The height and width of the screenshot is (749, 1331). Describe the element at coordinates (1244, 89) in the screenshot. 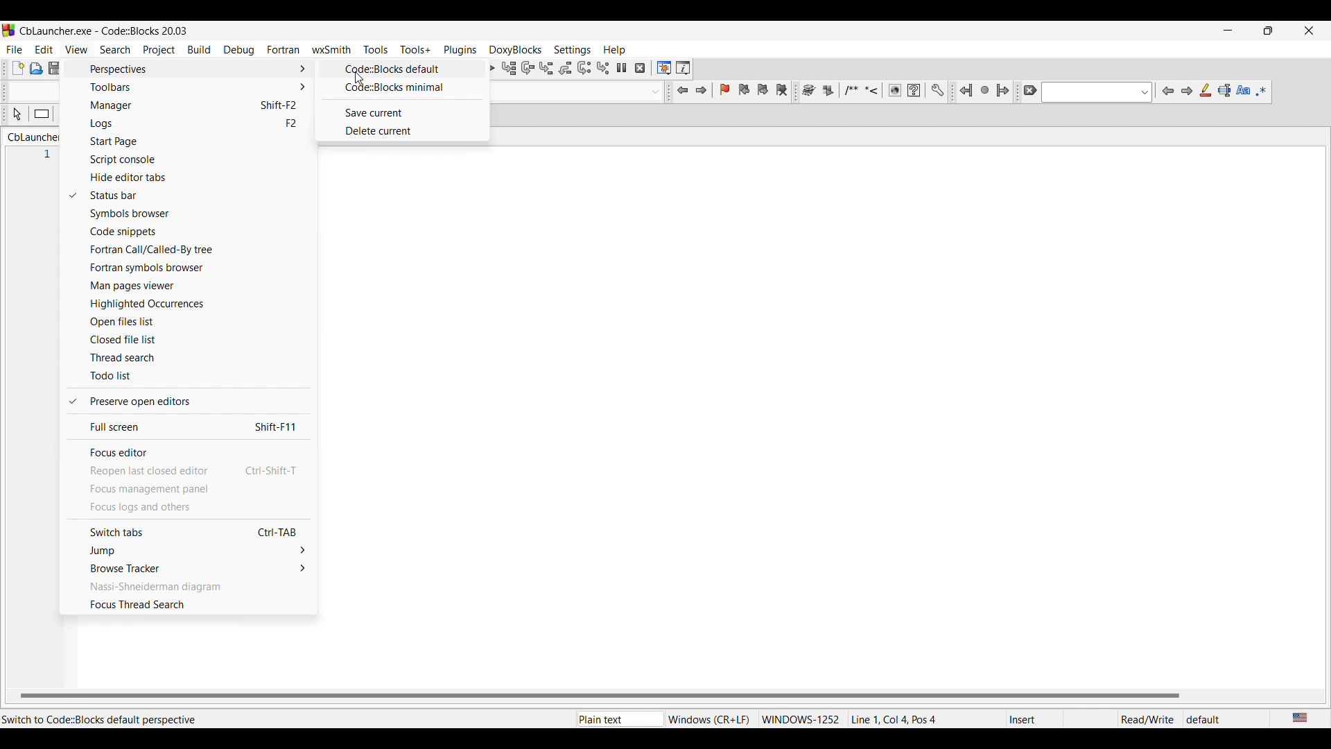

I see `Match case ` at that location.